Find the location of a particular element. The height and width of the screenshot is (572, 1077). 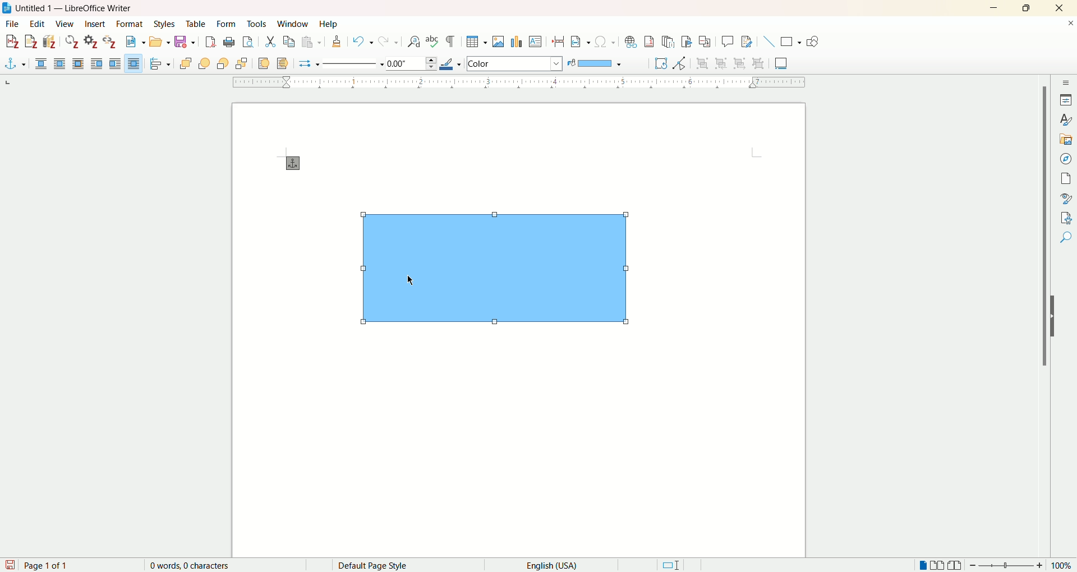

find and replace is located at coordinates (417, 41).